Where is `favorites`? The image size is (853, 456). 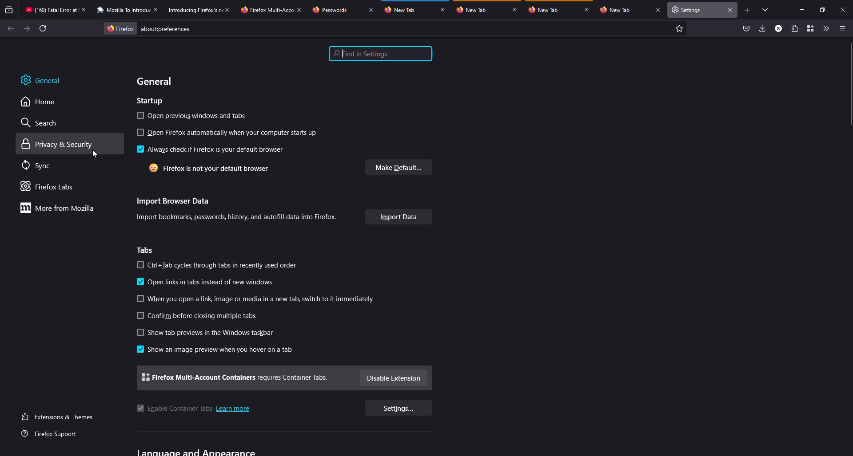
favorites is located at coordinates (679, 28).